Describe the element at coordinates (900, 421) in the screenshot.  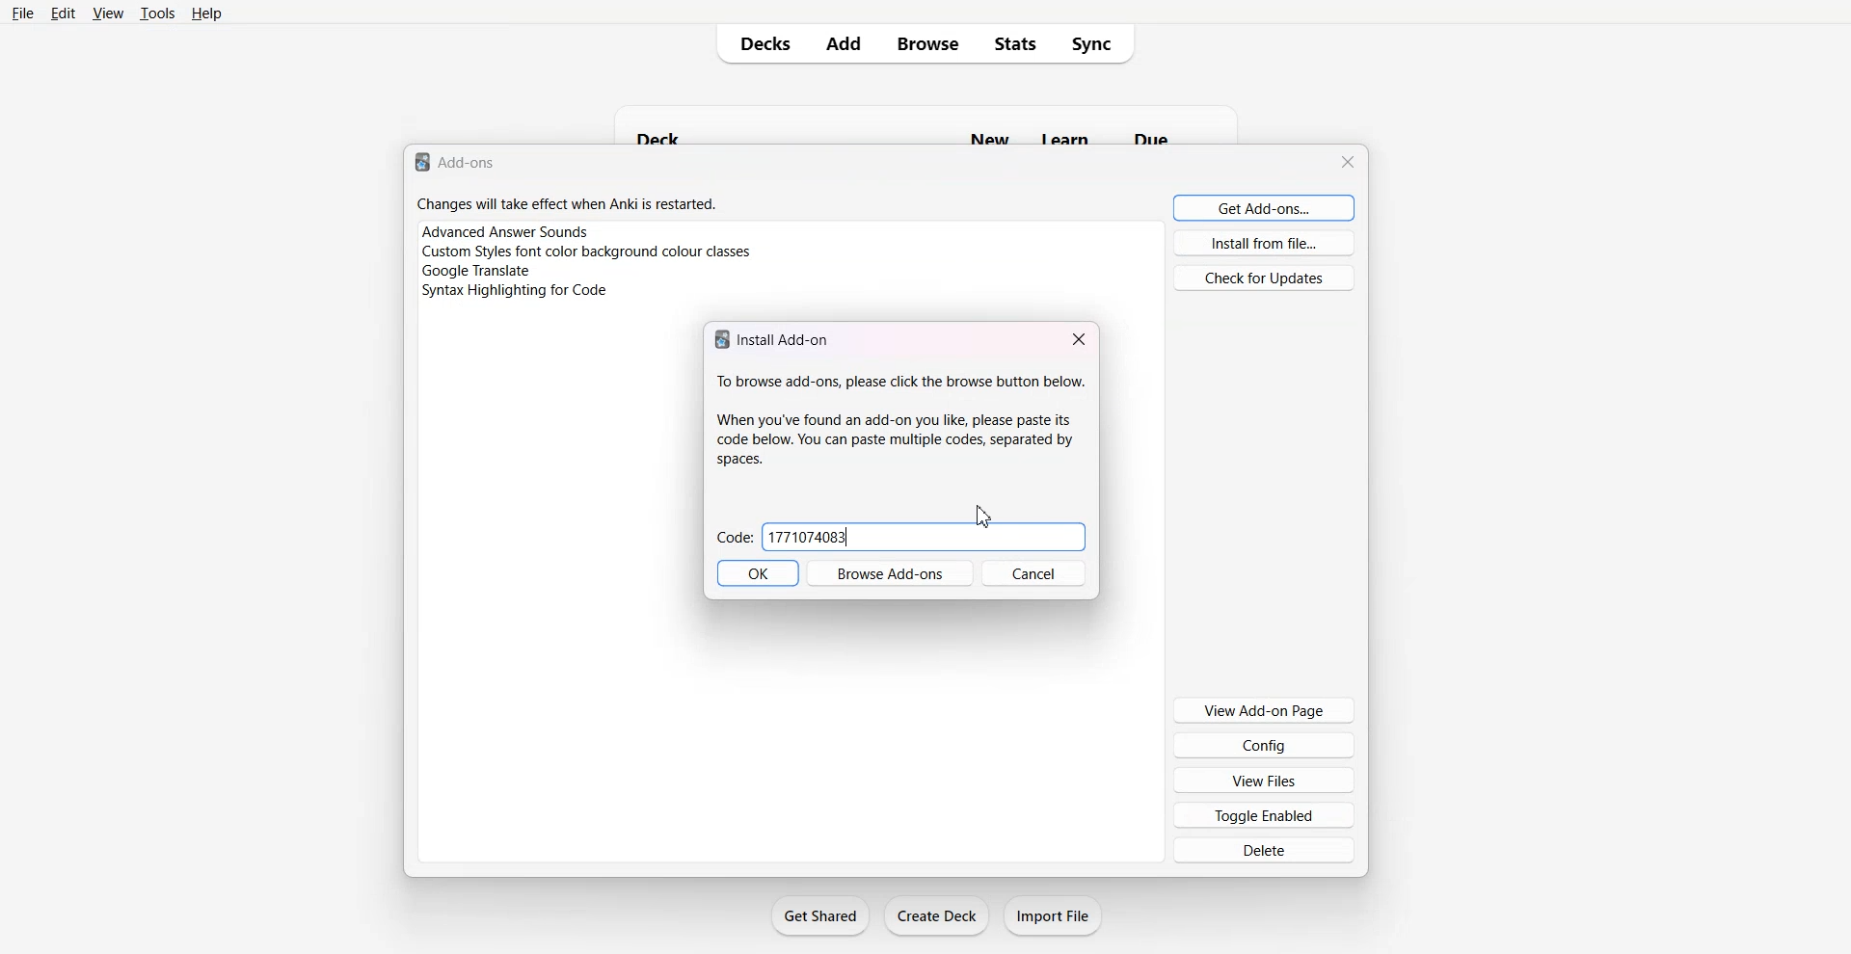
I see `to browse add-ons, please click the browse button below.` at that location.